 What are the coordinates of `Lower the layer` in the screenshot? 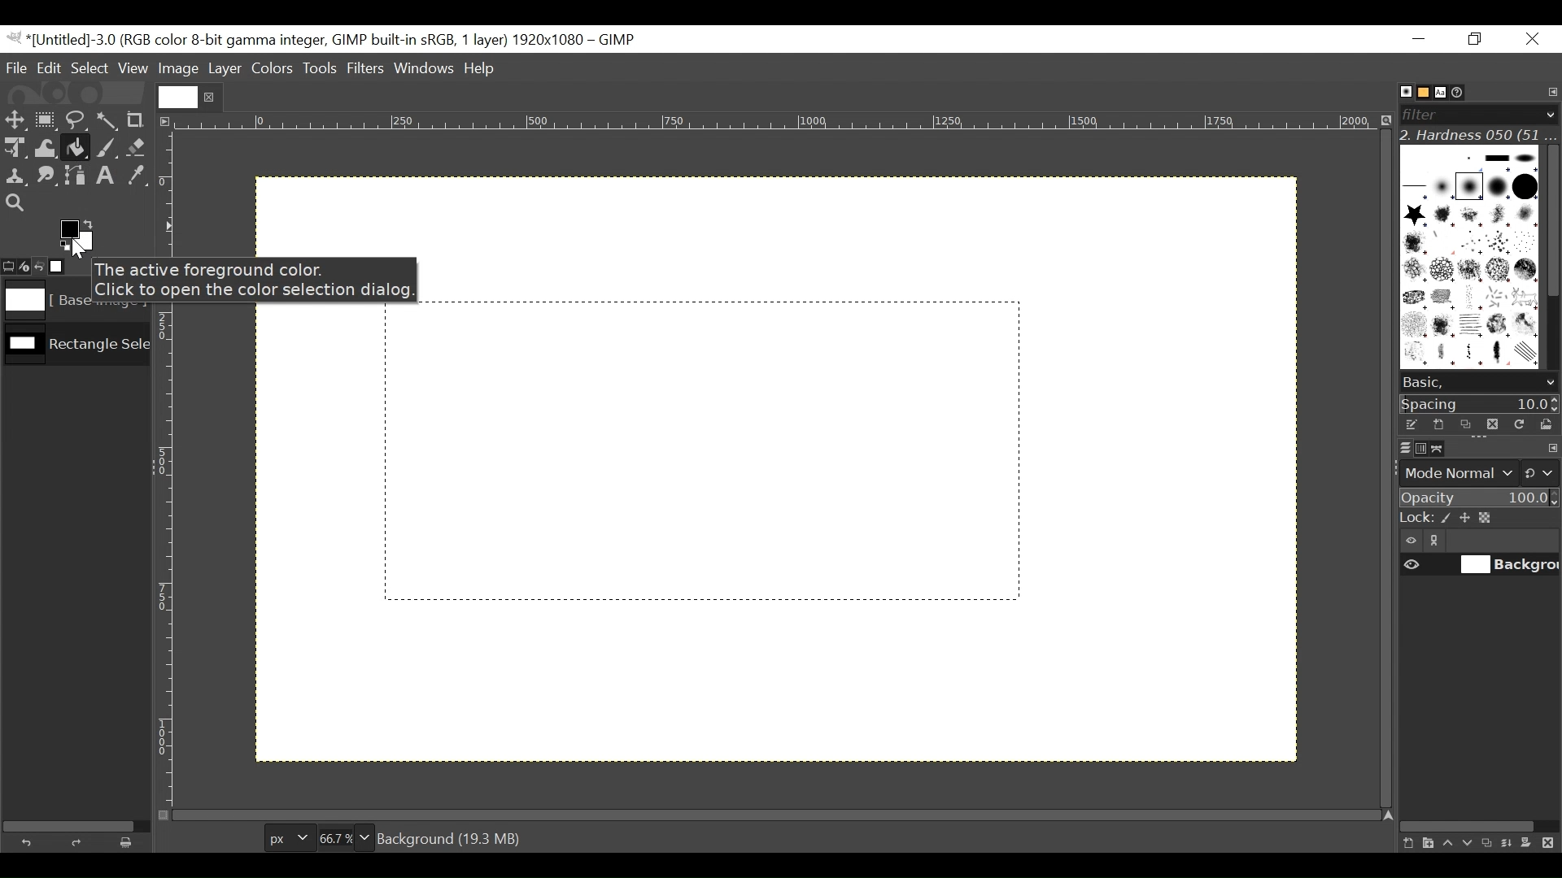 It's located at (1468, 841).